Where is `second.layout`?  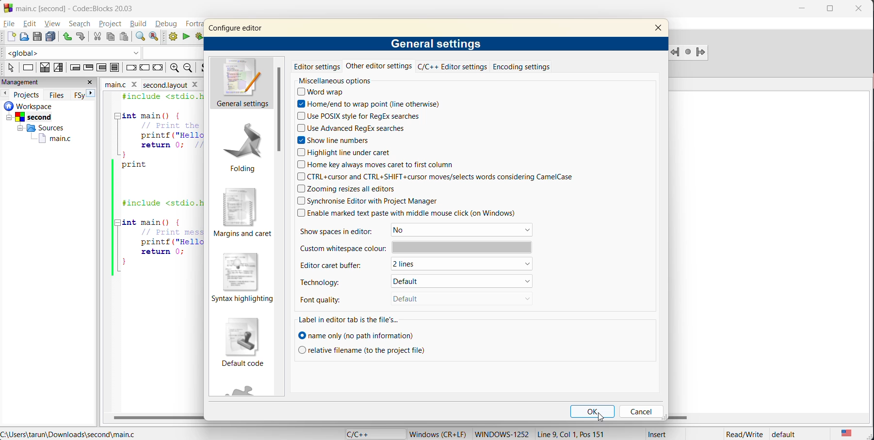
second.layout is located at coordinates (164, 85).